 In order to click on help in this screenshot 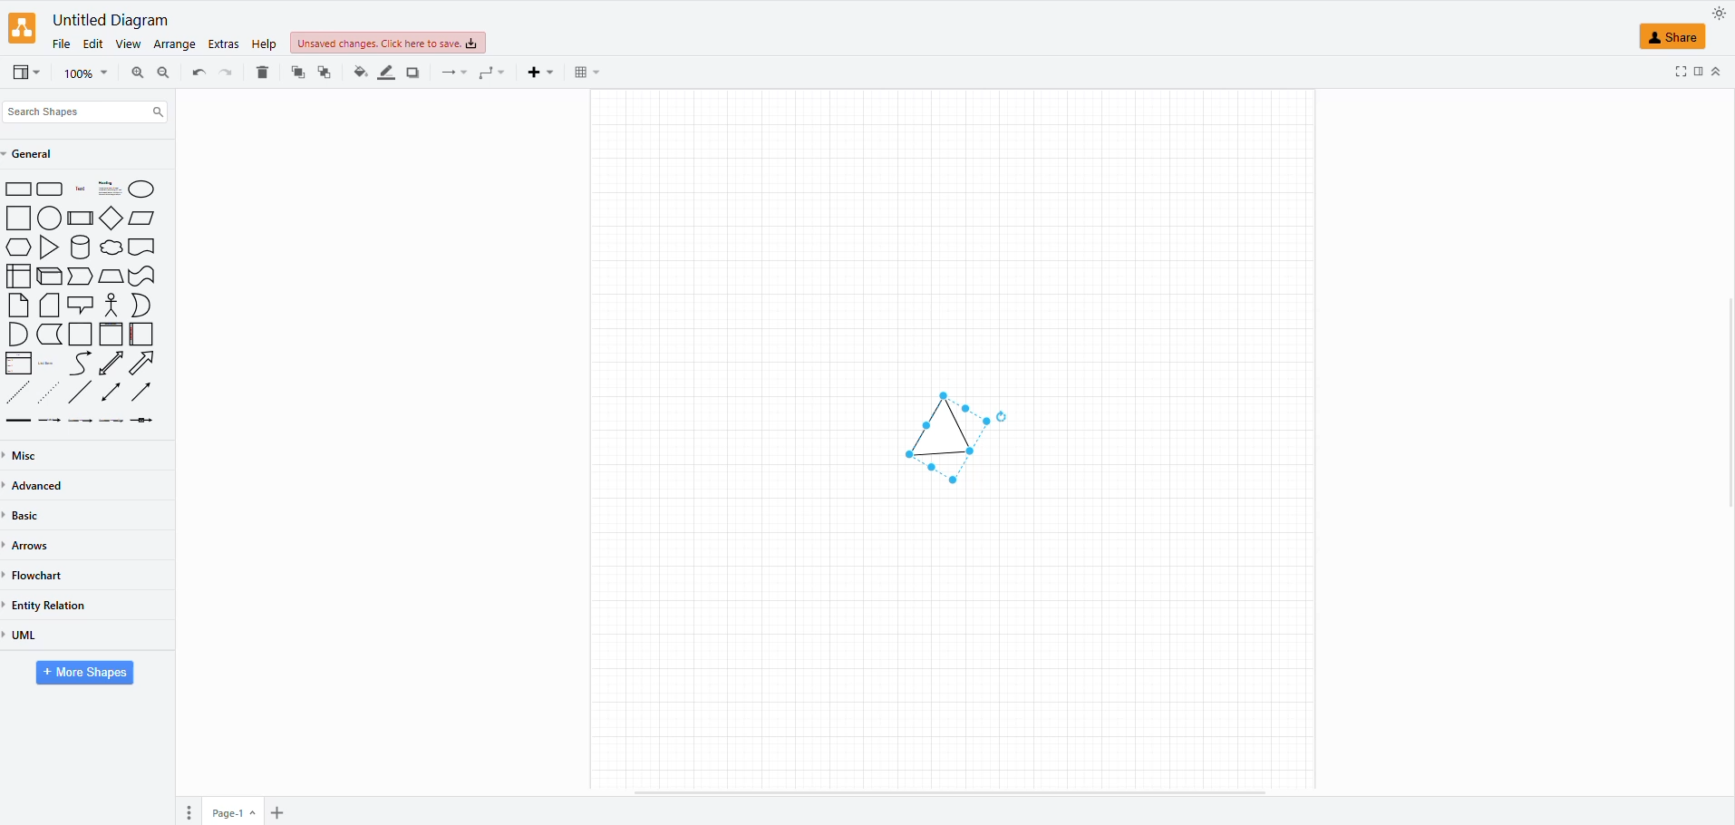, I will do `click(264, 45)`.